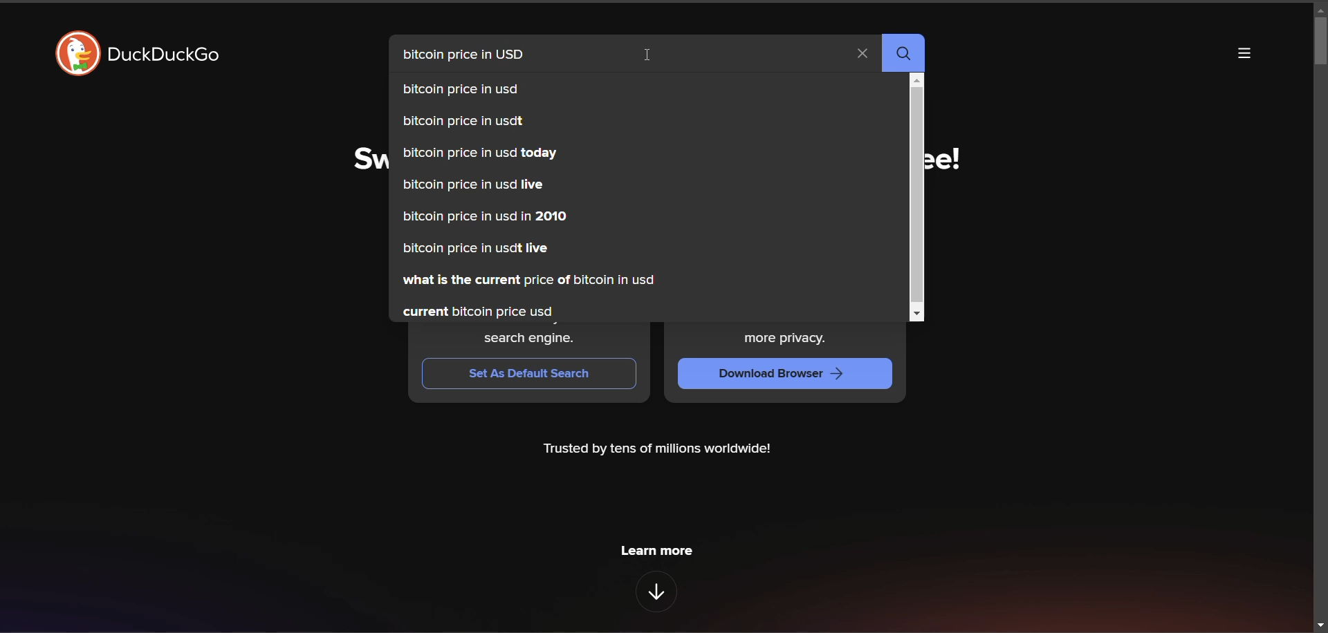 The height and width of the screenshot is (633, 1328). What do you see at coordinates (919, 200) in the screenshot?
I see `vertical scroll bar` at bounding box center [919, 200].